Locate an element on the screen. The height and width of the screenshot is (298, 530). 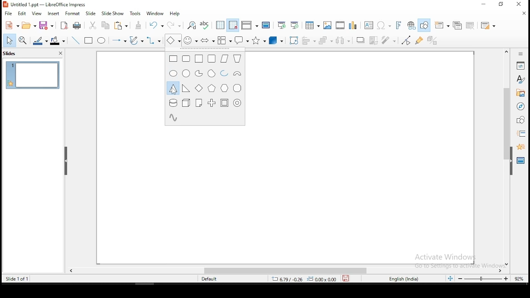
delete slide is located at coordinates (470, 25).